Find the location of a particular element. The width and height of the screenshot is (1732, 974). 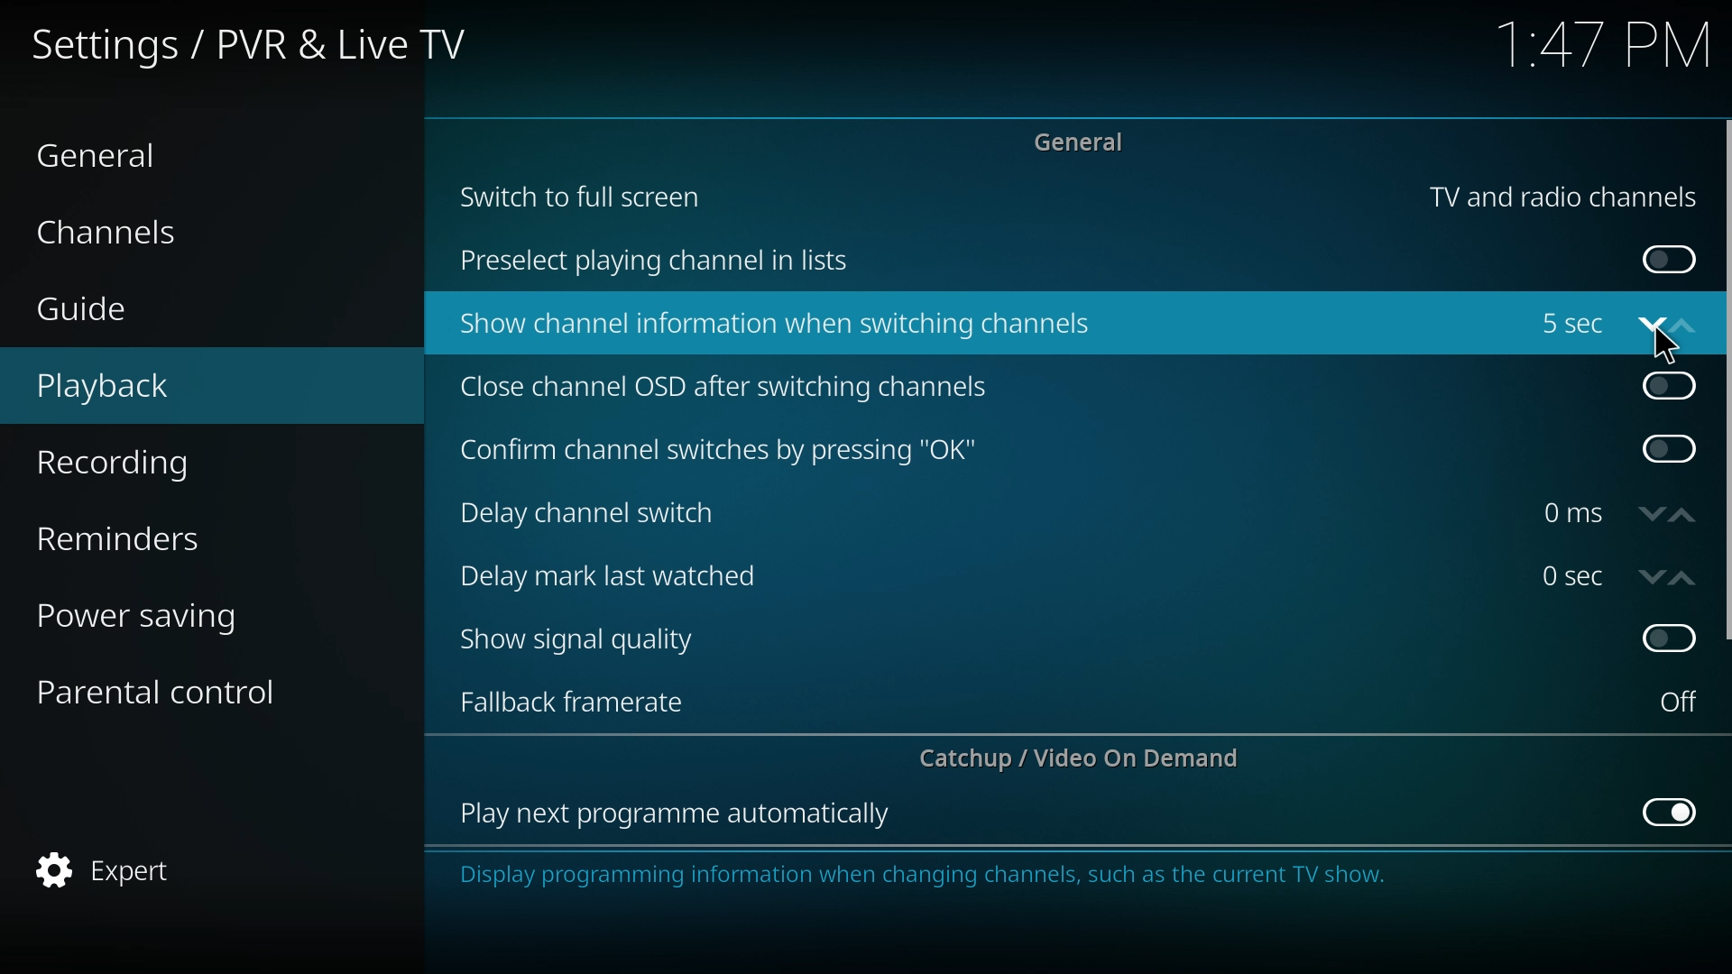

power saving is located at coordinates (166, 613).